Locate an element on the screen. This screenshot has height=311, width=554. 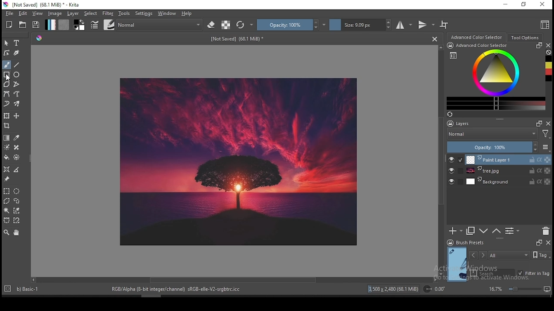
close docker is located at coordinates (549, 45).